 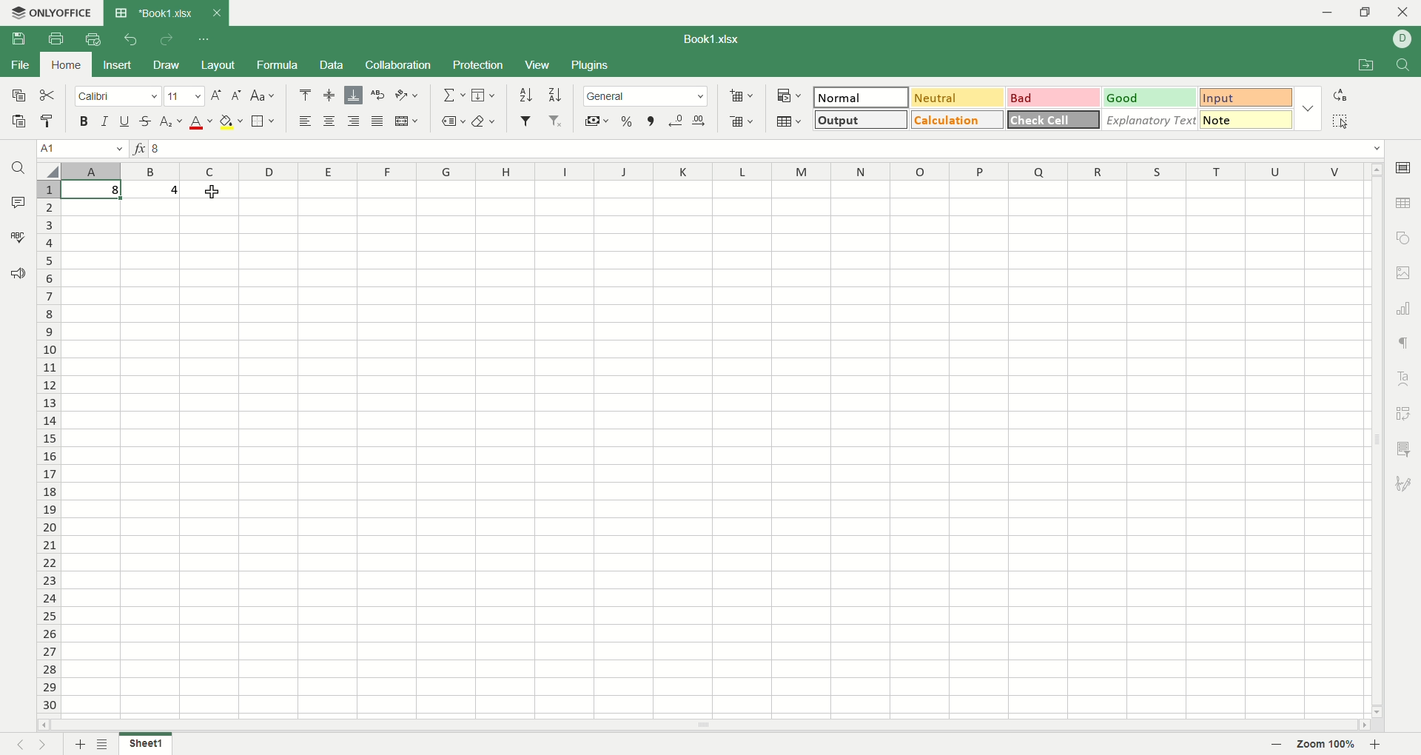 What do you see at coordinates (629, 121) in the screenshot?
I see `percent format` at bounding box center [629, 121].